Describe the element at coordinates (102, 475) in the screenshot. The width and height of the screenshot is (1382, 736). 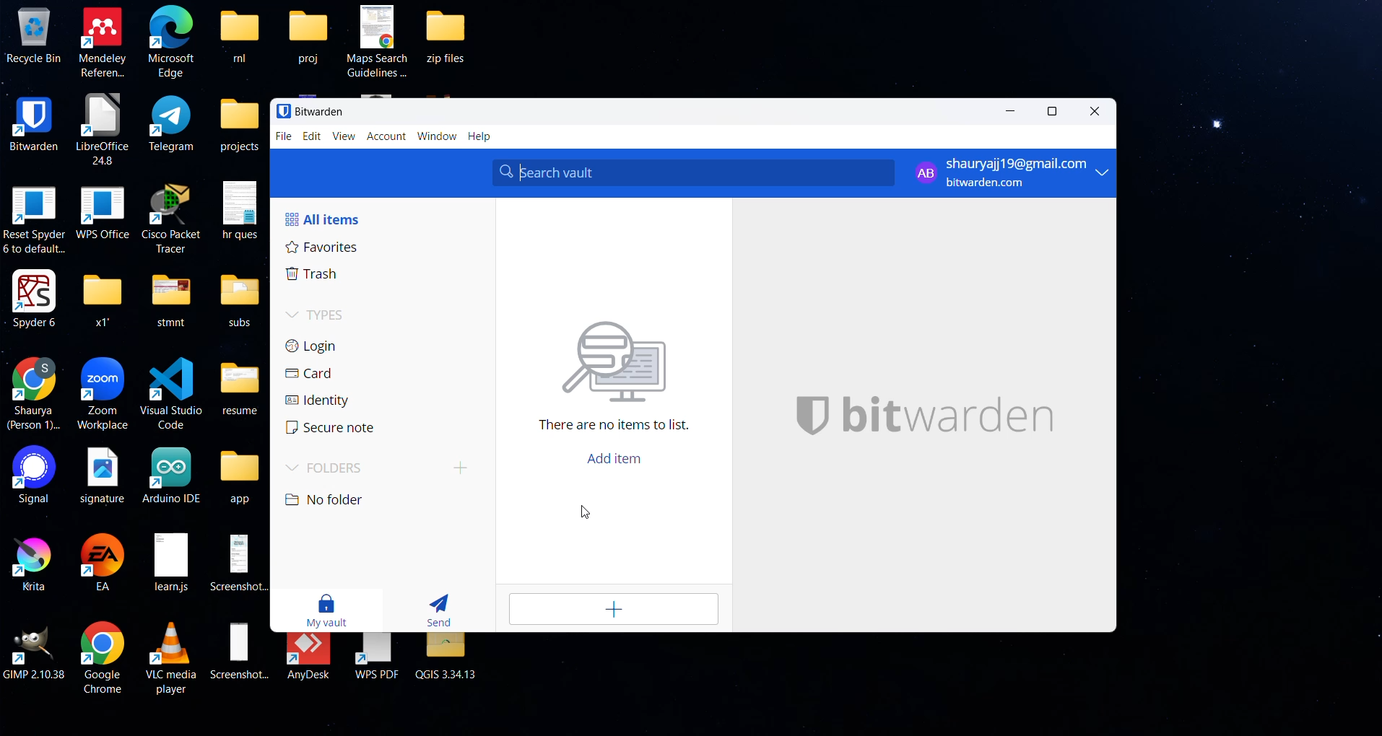
I see `signature` at that location.